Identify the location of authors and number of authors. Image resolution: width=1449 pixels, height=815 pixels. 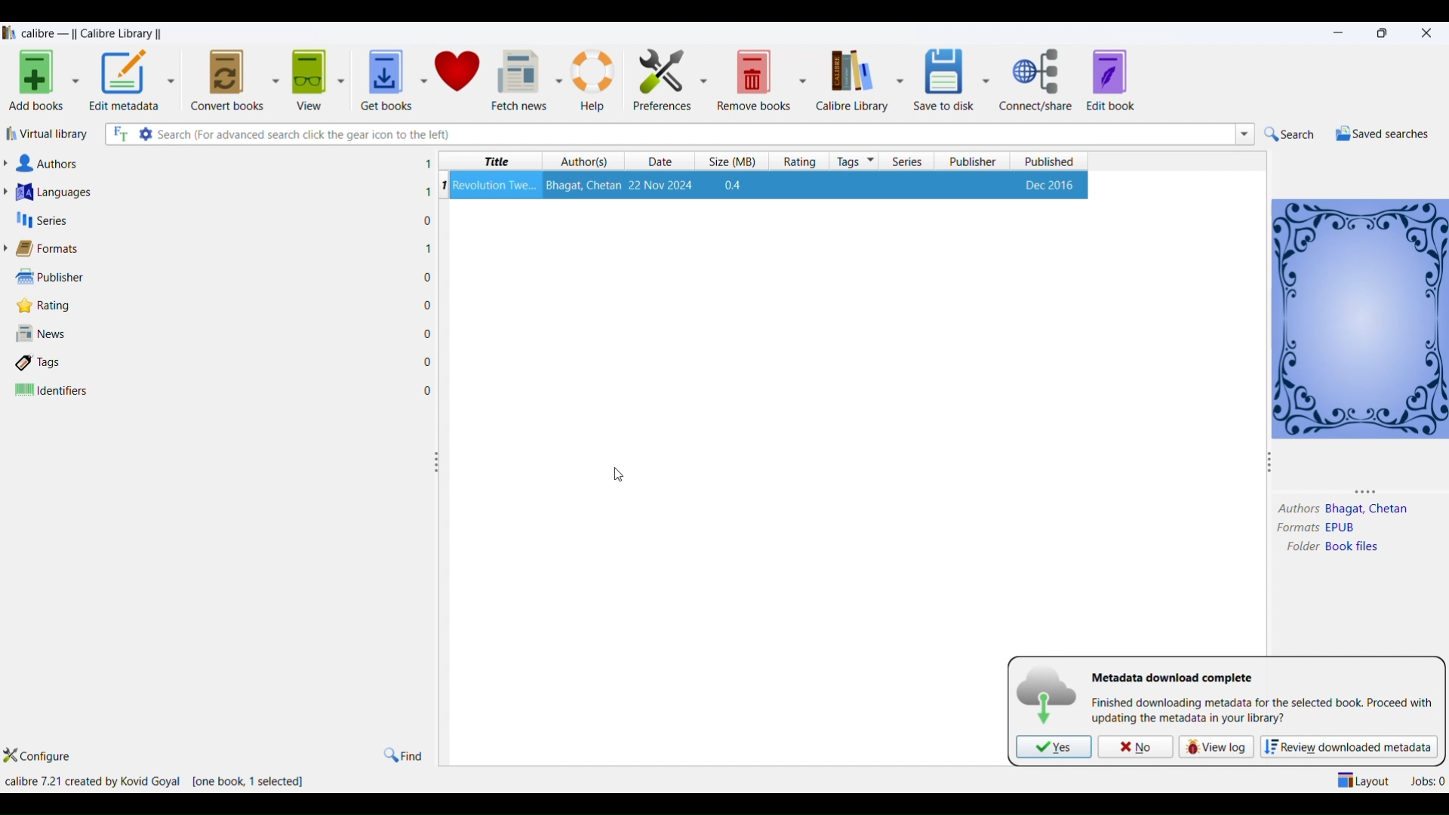
(52, 164).